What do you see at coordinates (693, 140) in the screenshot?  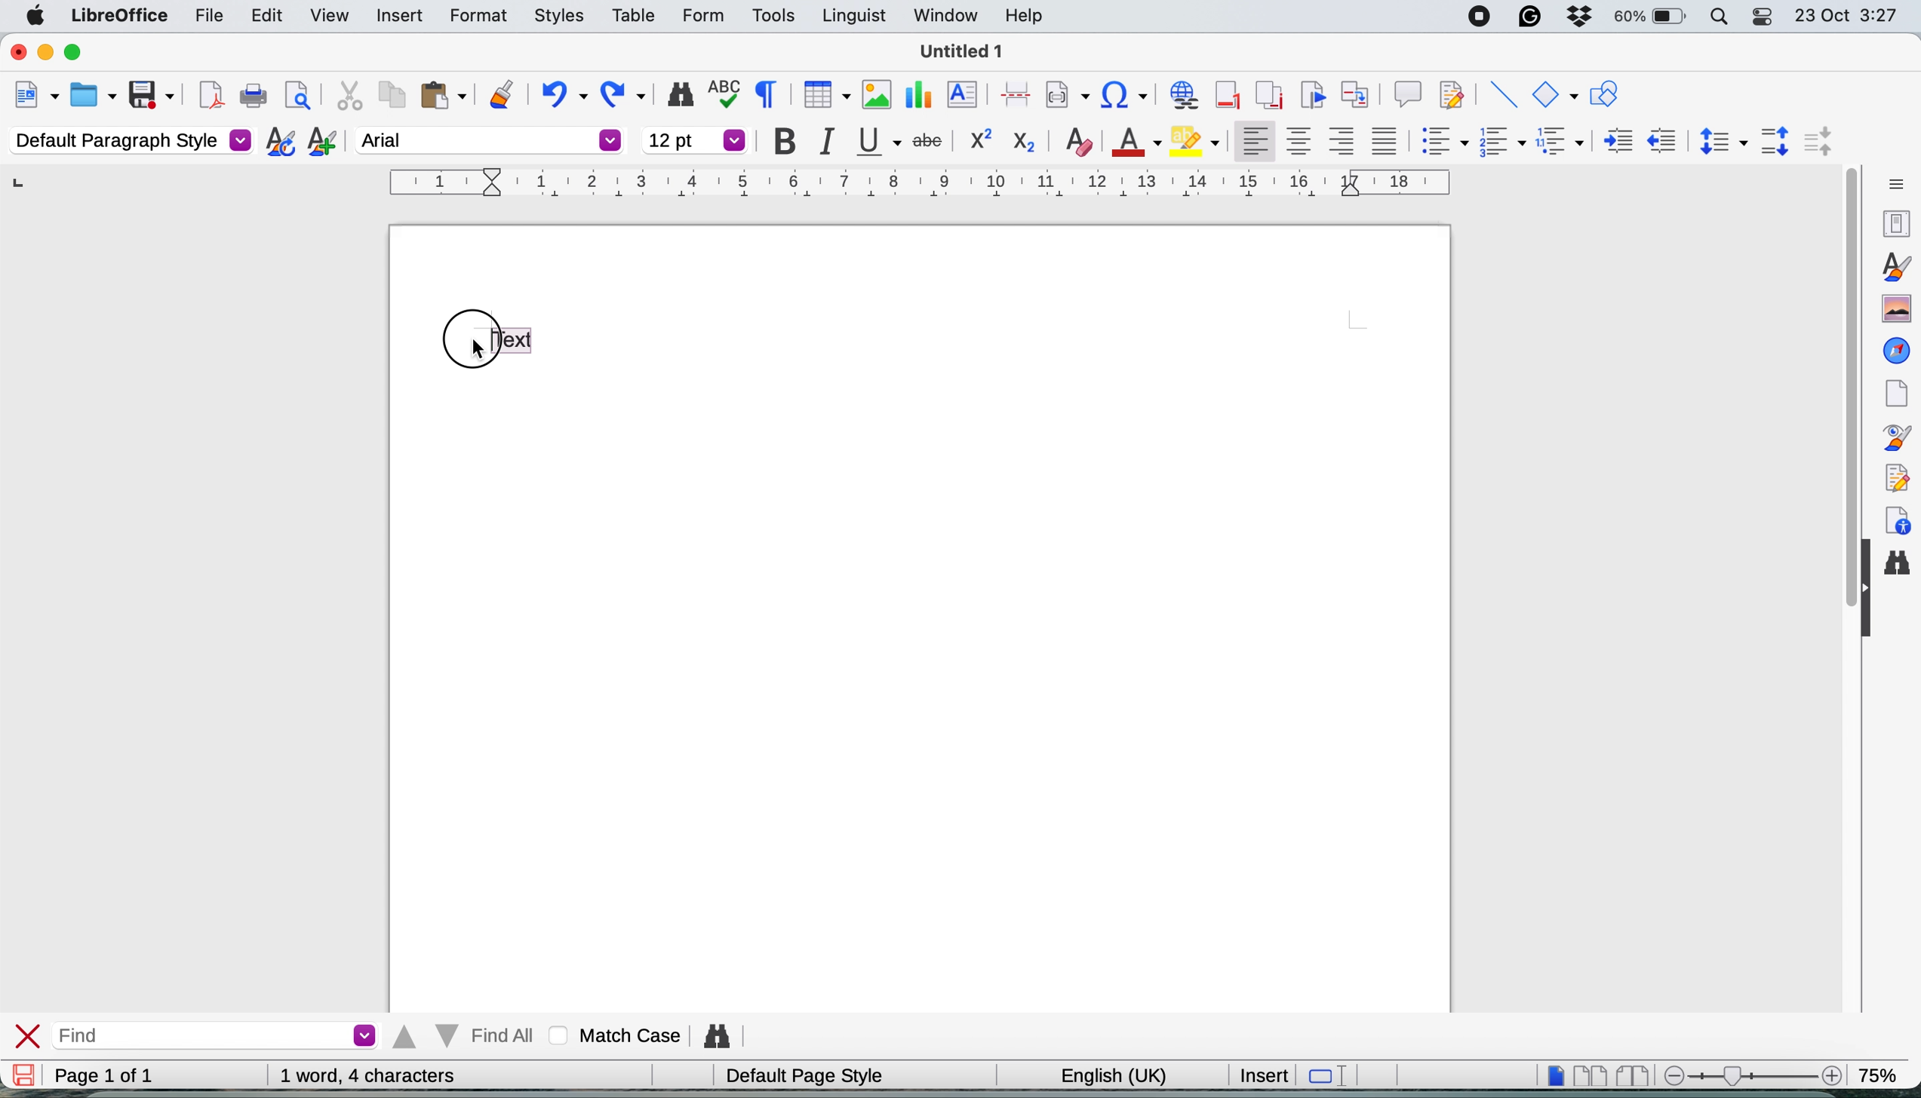 I see `font size` at bounding box center [693, 140].